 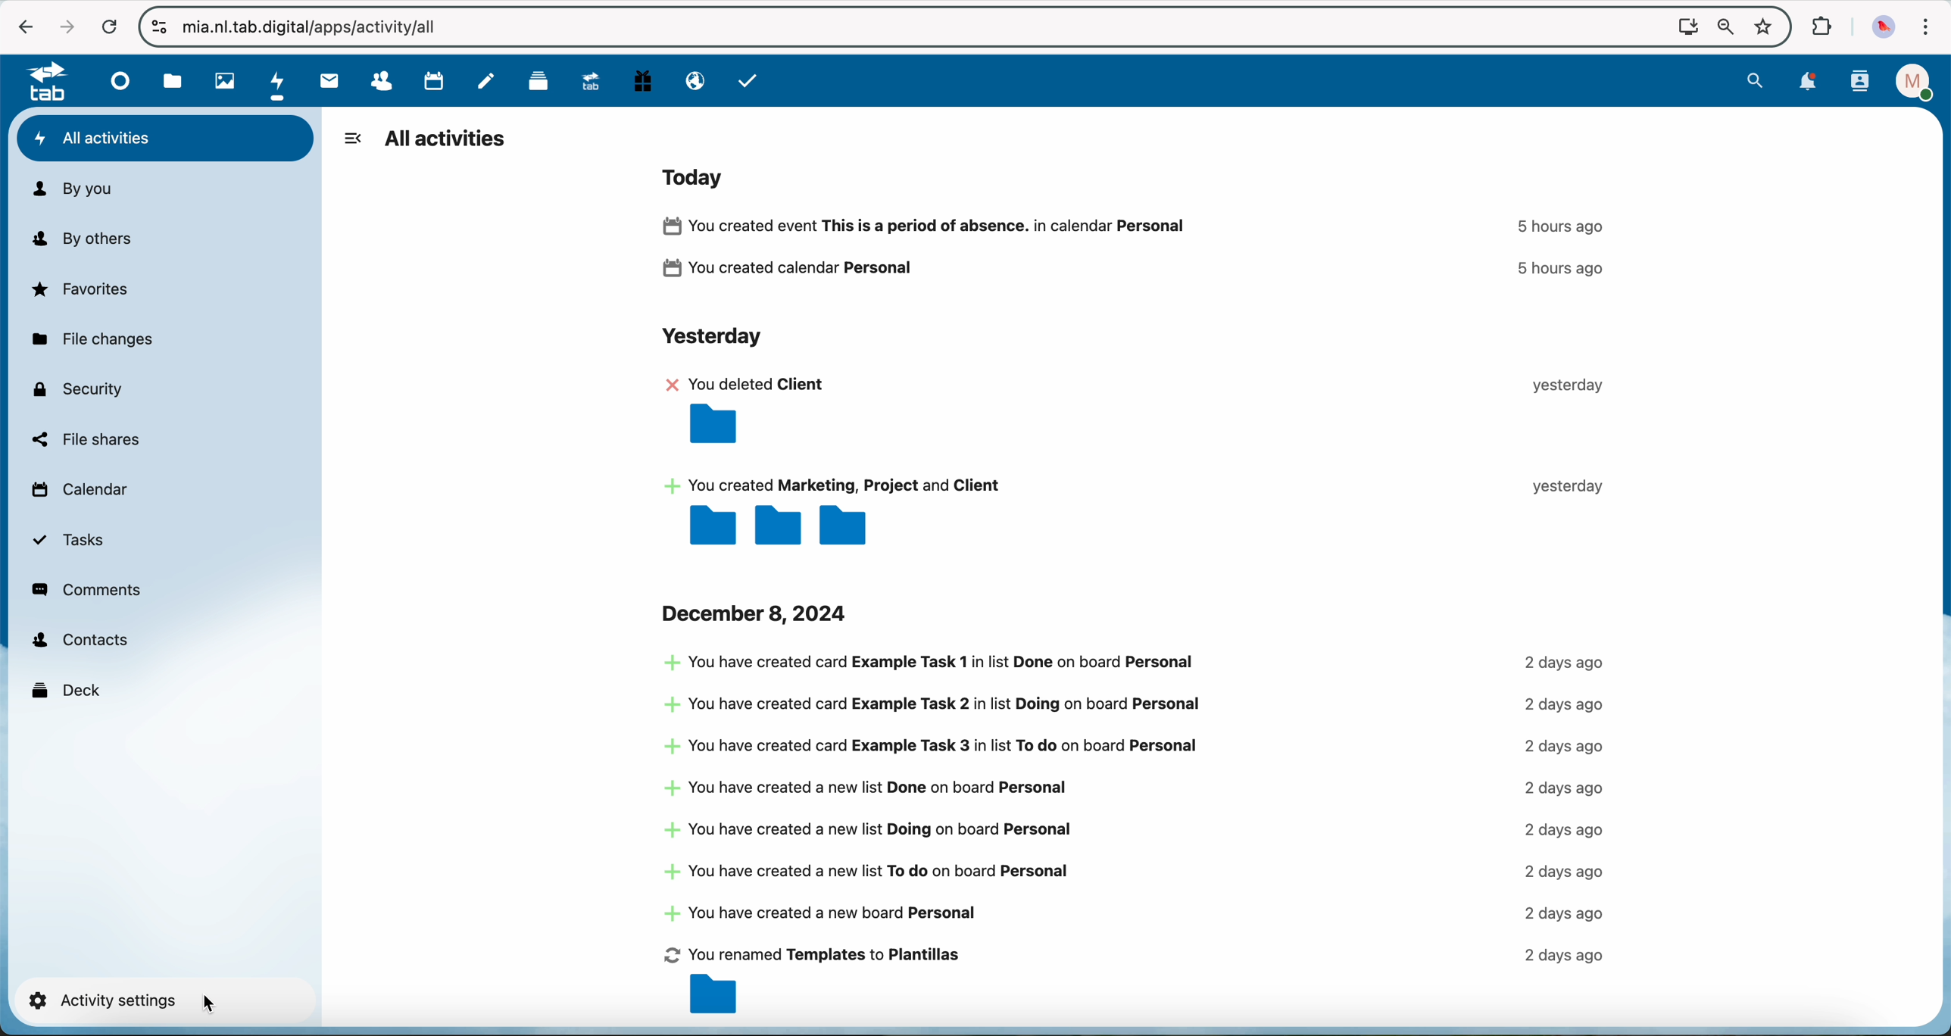 What do you see at coordinates (90, 341) in the screenshot?
I see `file changes` at bounding box center [90, 341].